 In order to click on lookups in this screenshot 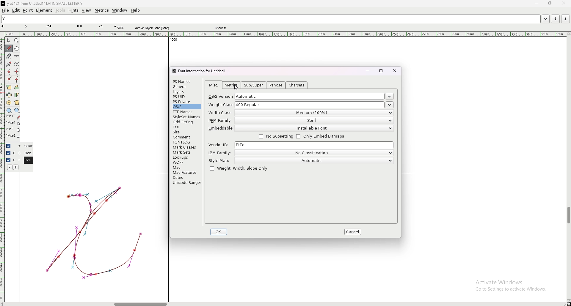, I will do `click(186, 157)`.